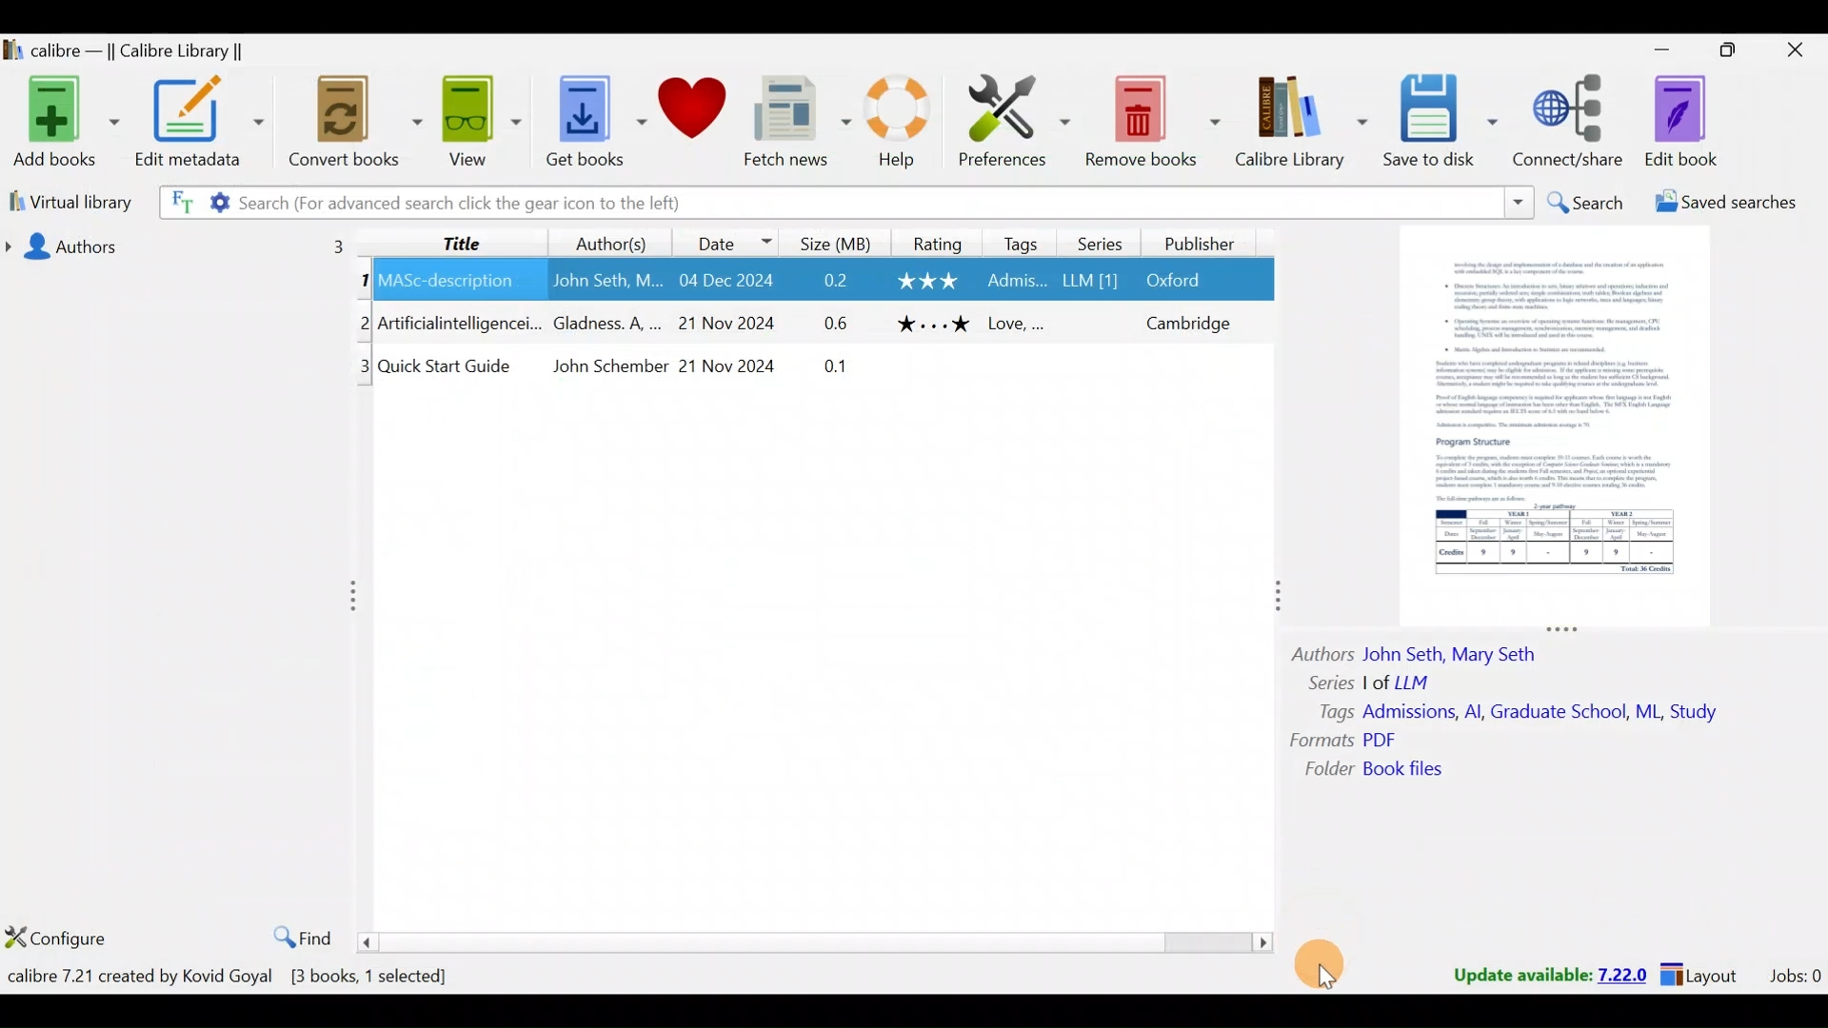 Image resolution: width=1828 pixels, height=1028 pixels. I want to click on , so click(455, 367).